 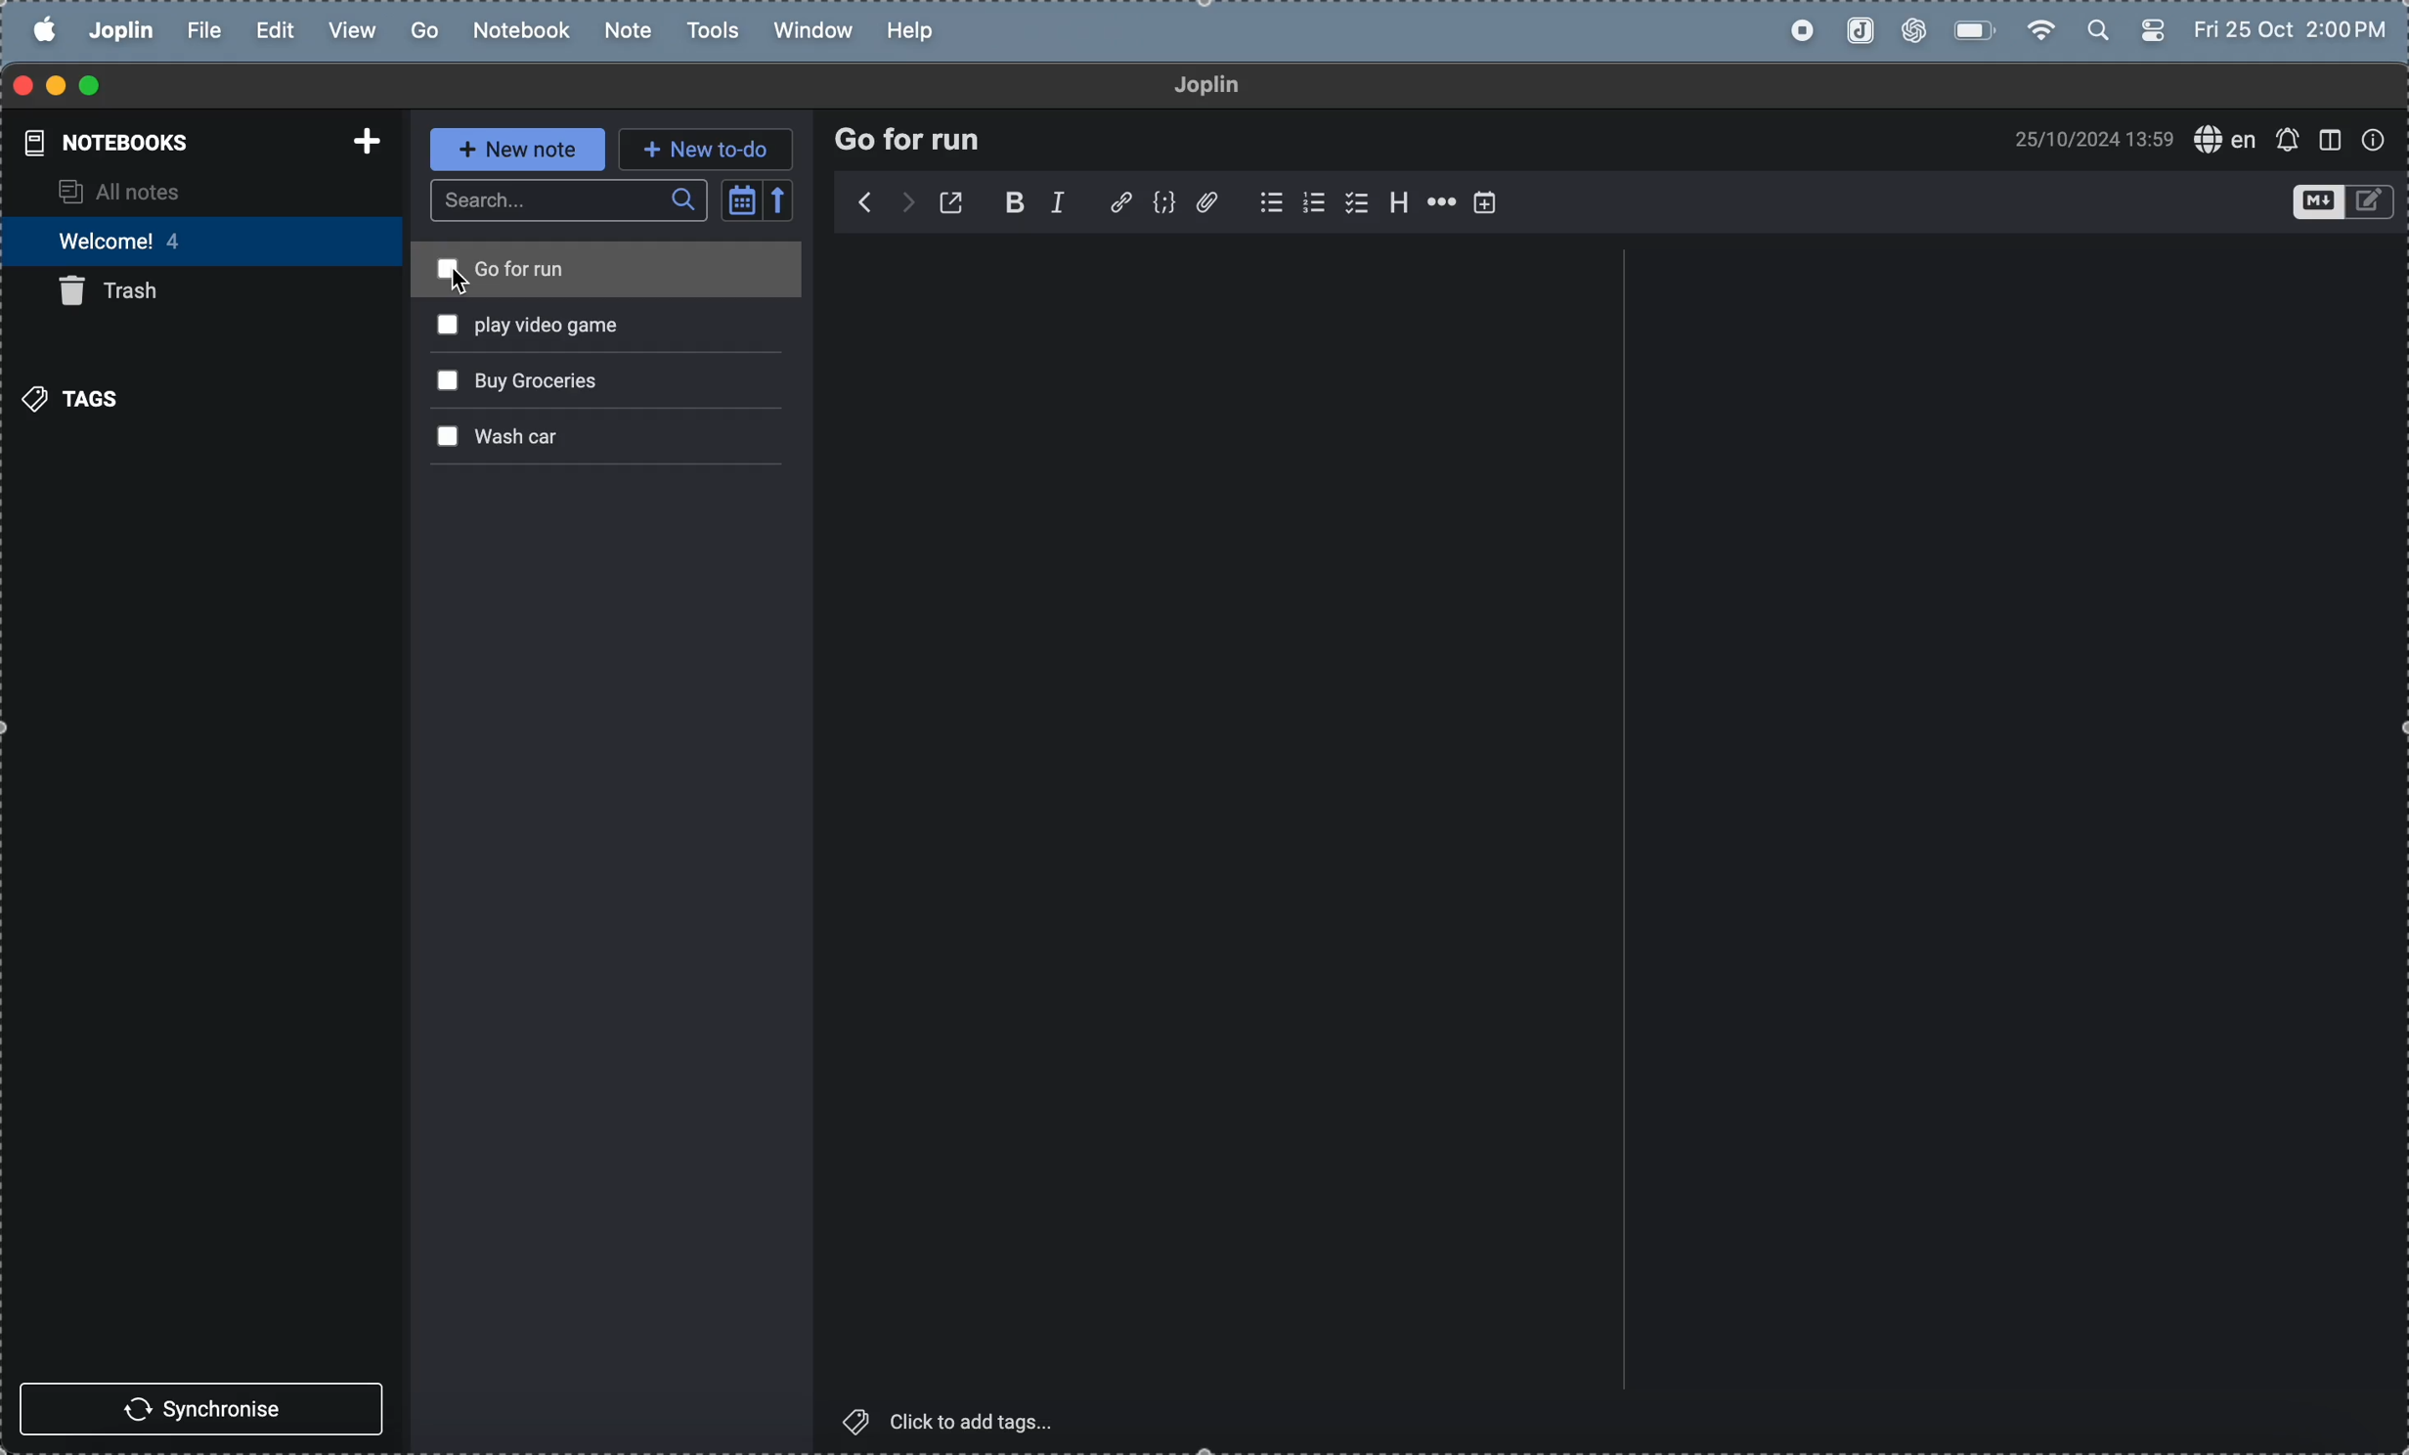 I want to click on toggle edit, so click(x=2336, y=199).